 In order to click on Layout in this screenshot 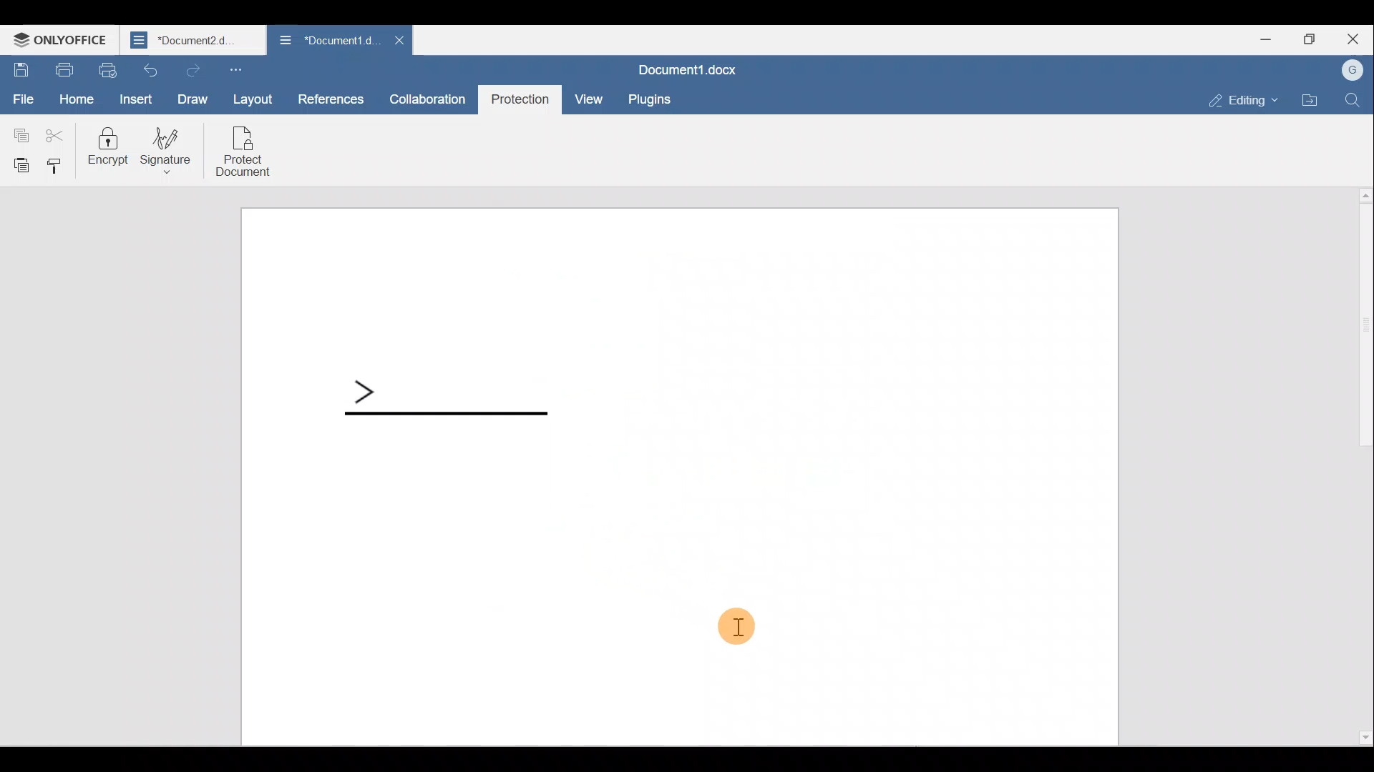, I will do `click(250, 96)`.